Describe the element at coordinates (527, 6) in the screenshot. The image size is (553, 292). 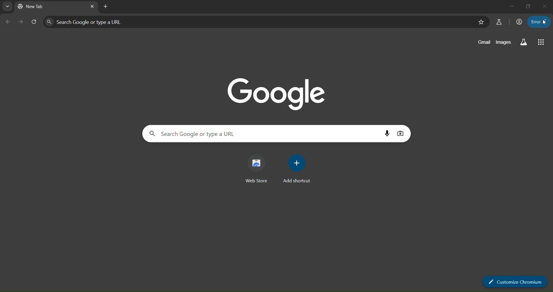
I see `restore down` at that location.